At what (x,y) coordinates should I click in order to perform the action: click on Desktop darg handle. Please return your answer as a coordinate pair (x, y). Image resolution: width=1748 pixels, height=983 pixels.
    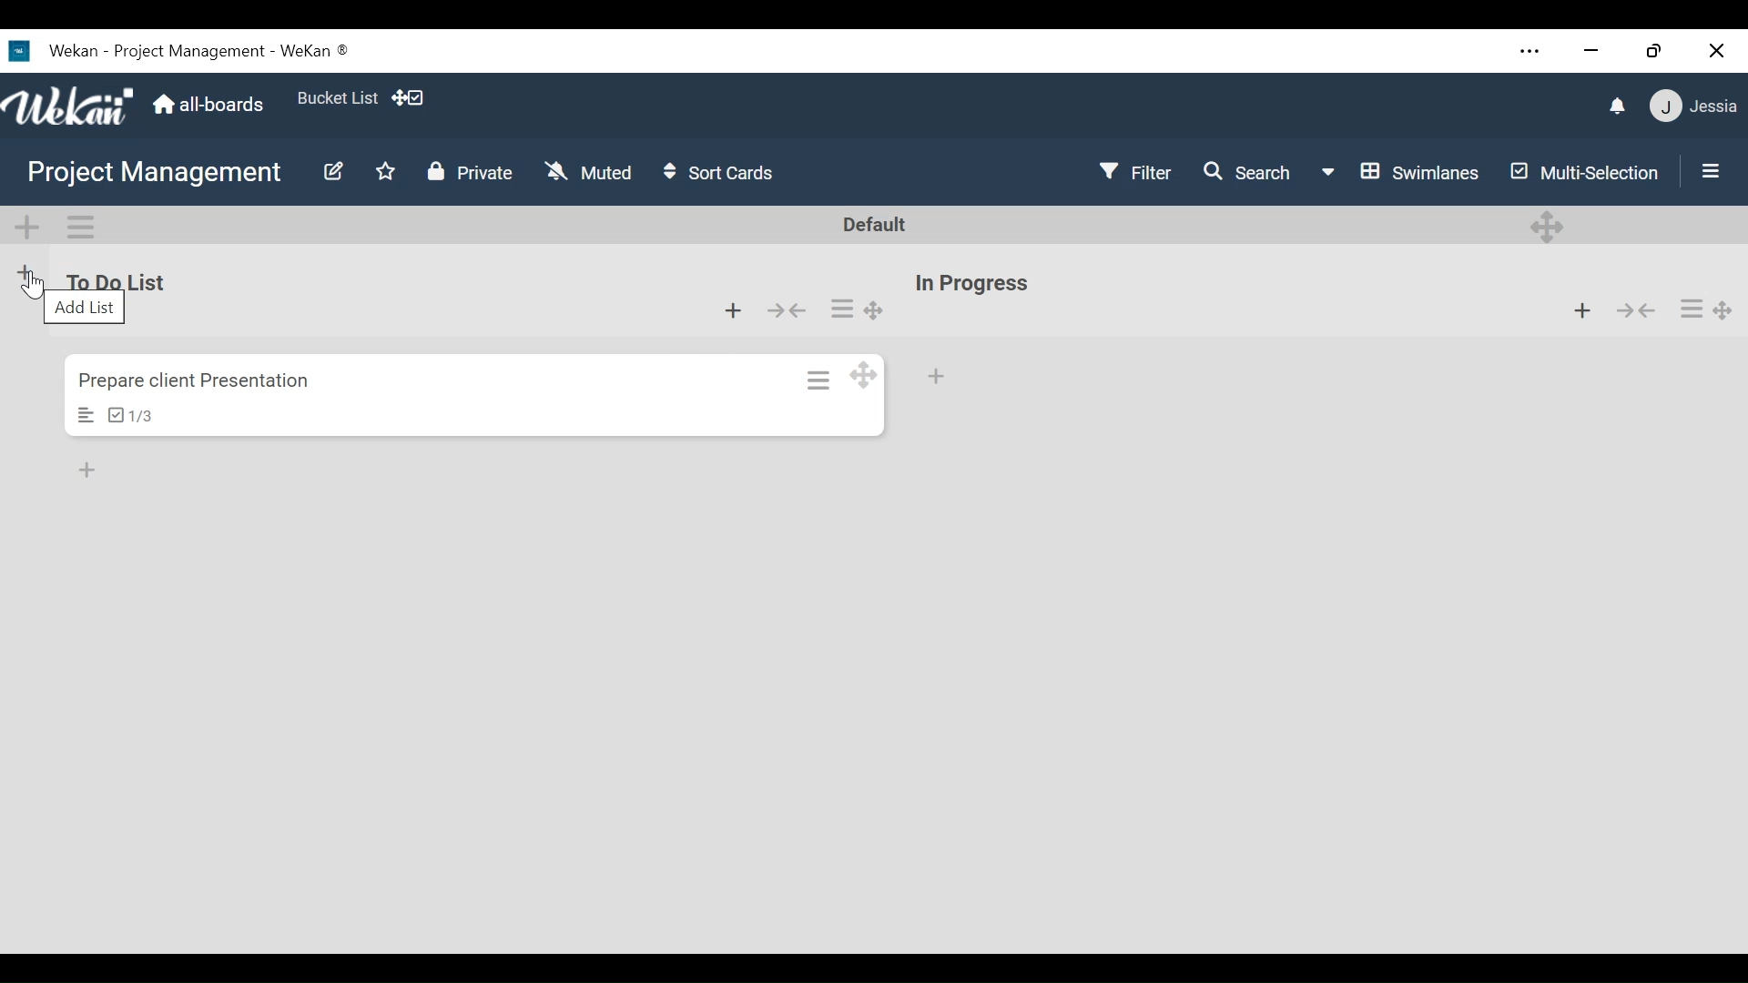
    Looking at the image, I should click on (1550, 227).